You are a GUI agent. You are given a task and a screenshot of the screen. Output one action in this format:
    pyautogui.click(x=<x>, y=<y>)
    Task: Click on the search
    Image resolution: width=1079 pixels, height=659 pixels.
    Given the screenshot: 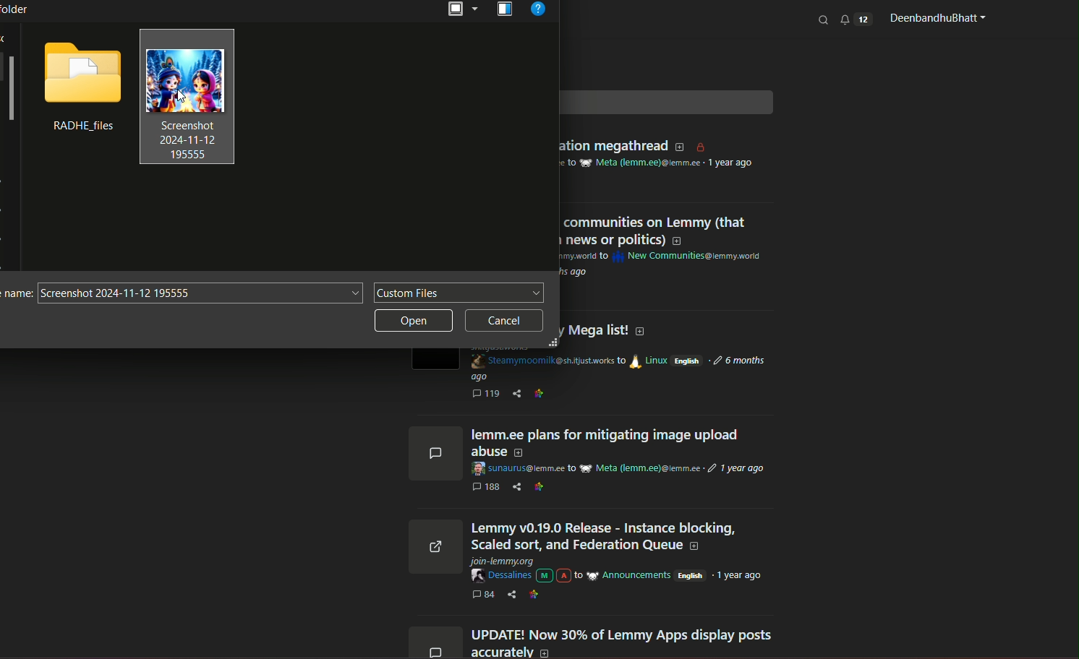 What is the action you would take?
    pyautogui.click(x=824, y=20)
    